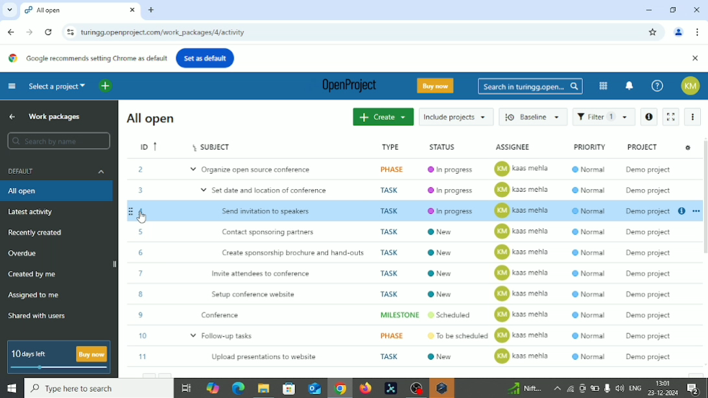 This screenshot has width=708, height=398. Describe the element at coordinates (603, 86) in the screenshot. I see `Modules` at that location.